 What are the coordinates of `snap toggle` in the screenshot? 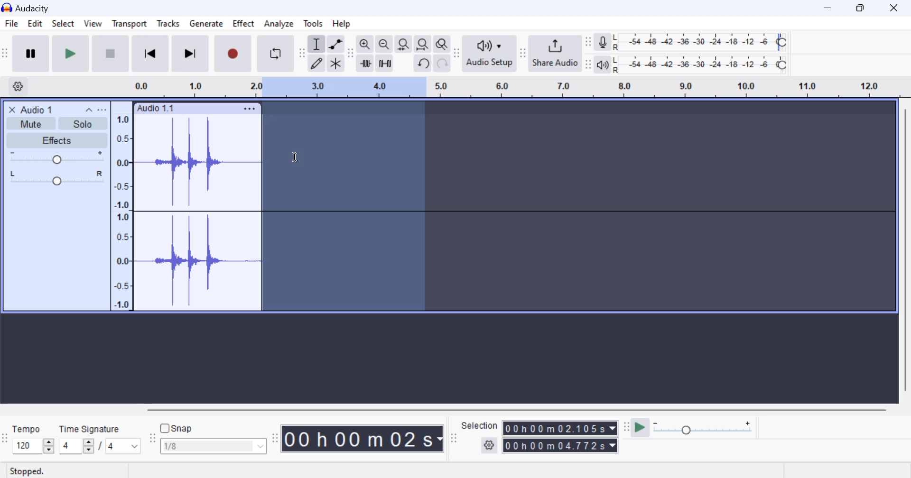 It's located at (181, 428).